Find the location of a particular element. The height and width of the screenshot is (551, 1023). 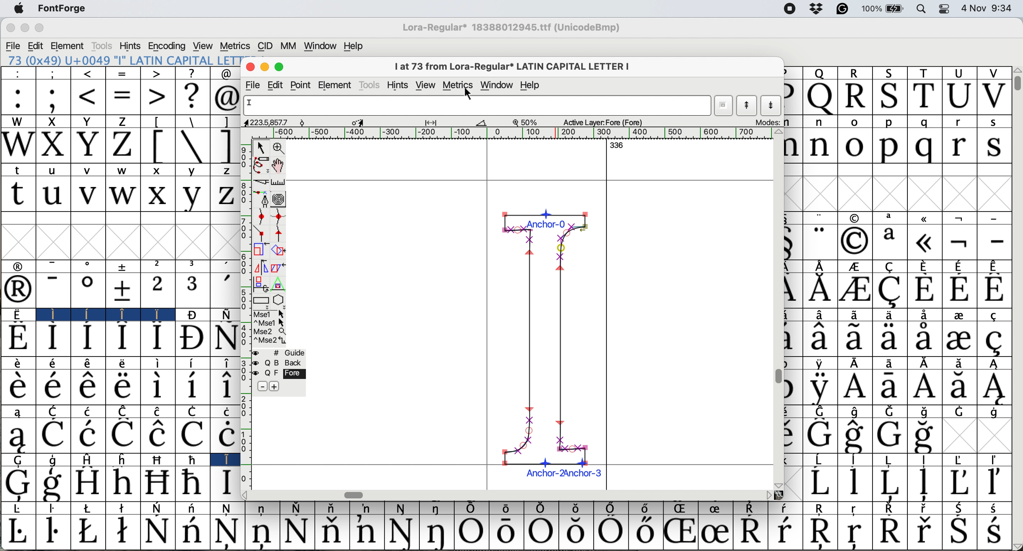

Symbol is located at coordinates (893, 363).